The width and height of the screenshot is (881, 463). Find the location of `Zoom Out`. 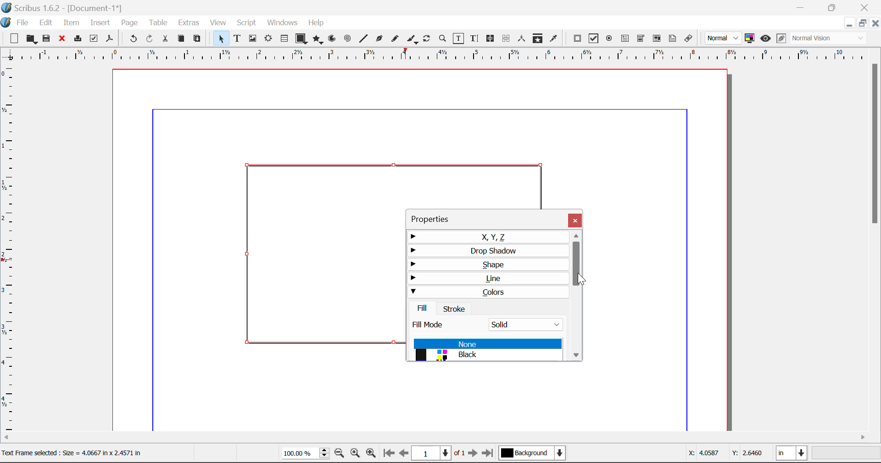

Zoom Out is located at coordinates (340, 454).